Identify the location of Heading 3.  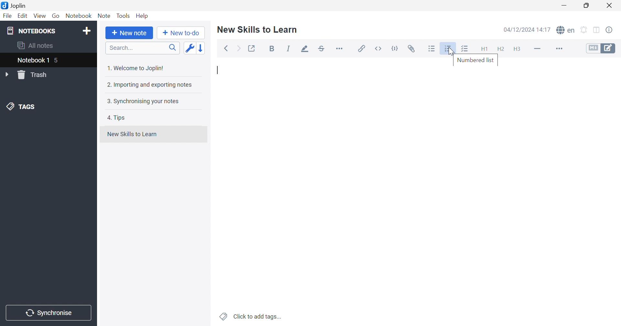
(517, 49).